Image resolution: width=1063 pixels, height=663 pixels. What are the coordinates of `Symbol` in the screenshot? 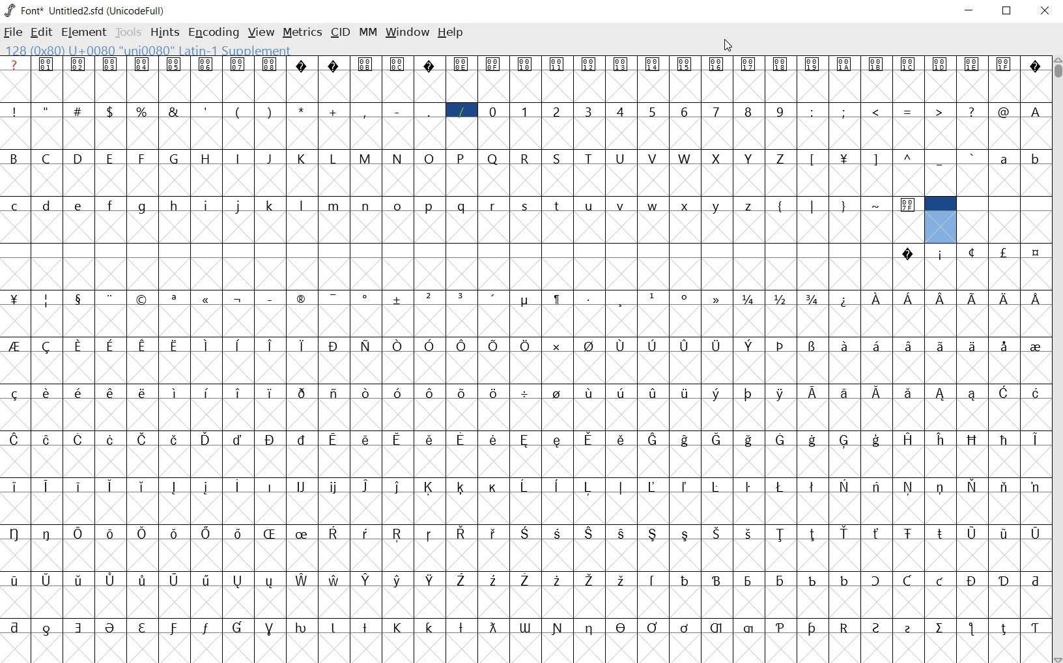 It's located at (432, 580).